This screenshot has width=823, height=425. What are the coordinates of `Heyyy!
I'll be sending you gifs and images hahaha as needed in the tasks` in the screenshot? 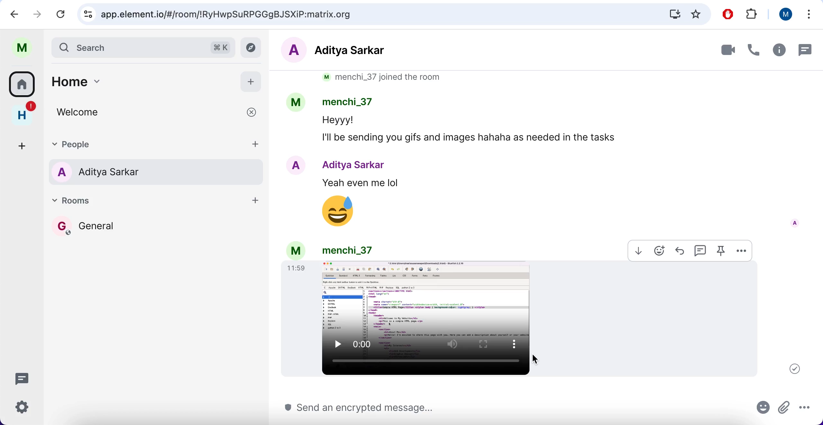 It's located at (466, 129).